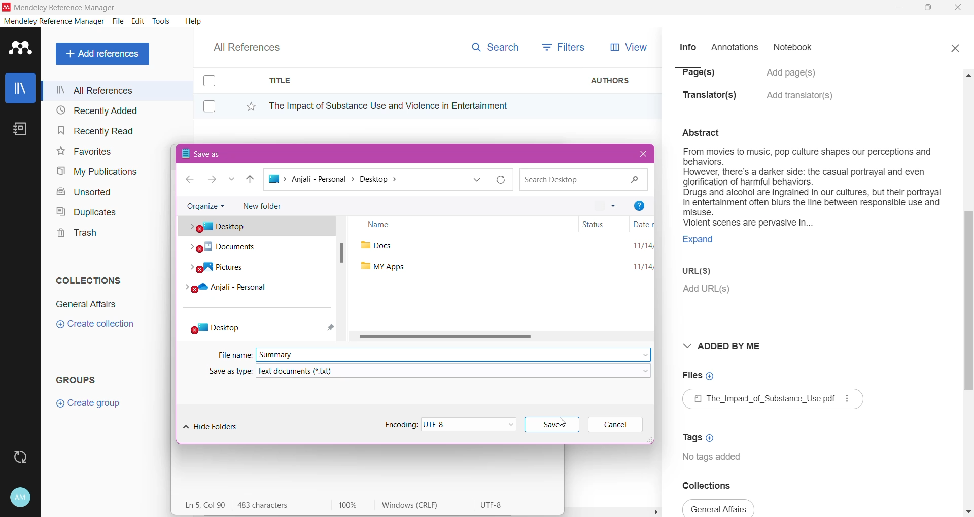  I want to click on Move up one path back, so click(252, 181).